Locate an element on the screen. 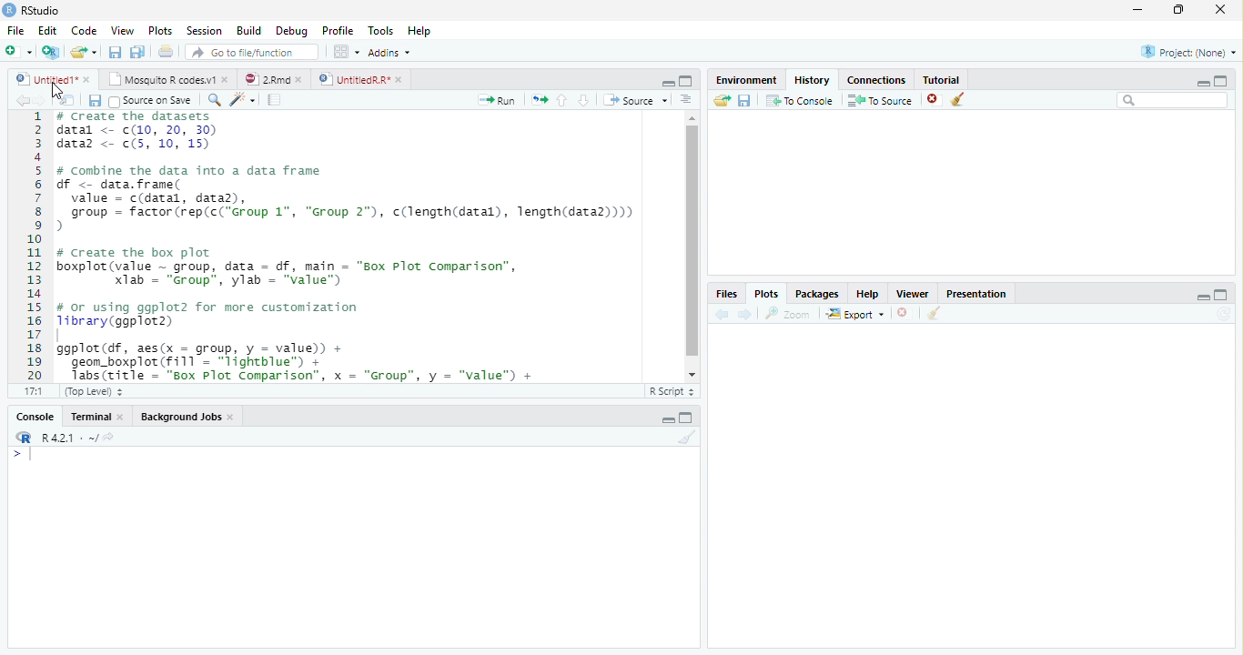 The height and width of the screenshot is (655, 1243). Tools is located at coordinates (380, 29).